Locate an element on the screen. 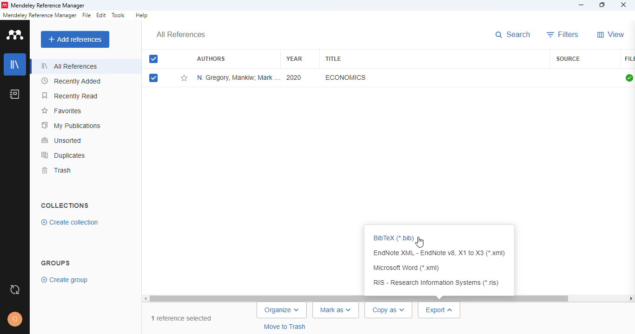 This screenshot has height=334, width=635. my publications is located at coordinates (72, 125).